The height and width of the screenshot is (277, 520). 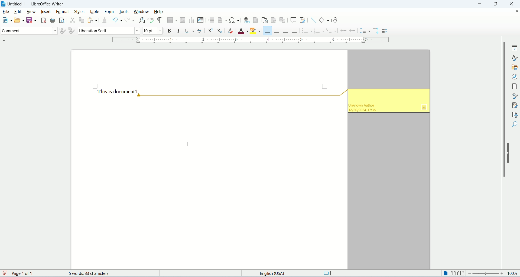 What do you see at coordinates (170, 31) in the screenshot?
I see `bold` at bounding box center [170, 31].